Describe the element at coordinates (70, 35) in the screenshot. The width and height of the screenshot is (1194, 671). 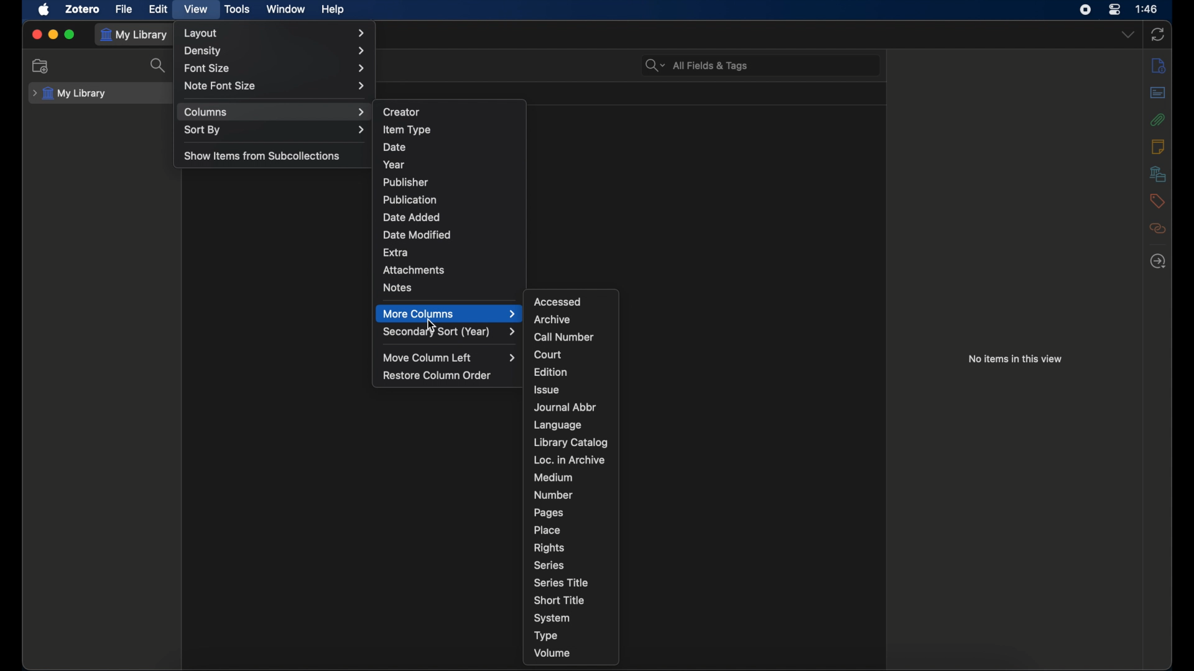
I see `maximize` at that location.